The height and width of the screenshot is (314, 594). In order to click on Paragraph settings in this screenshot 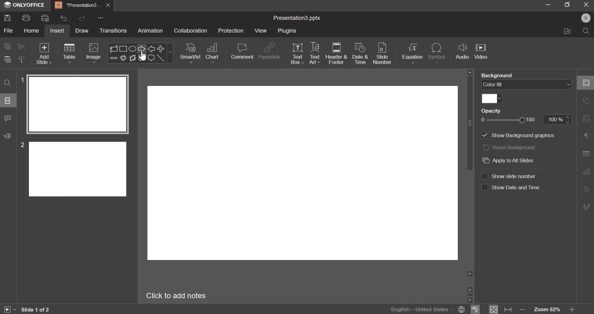, I will do `click(586, 135)`.